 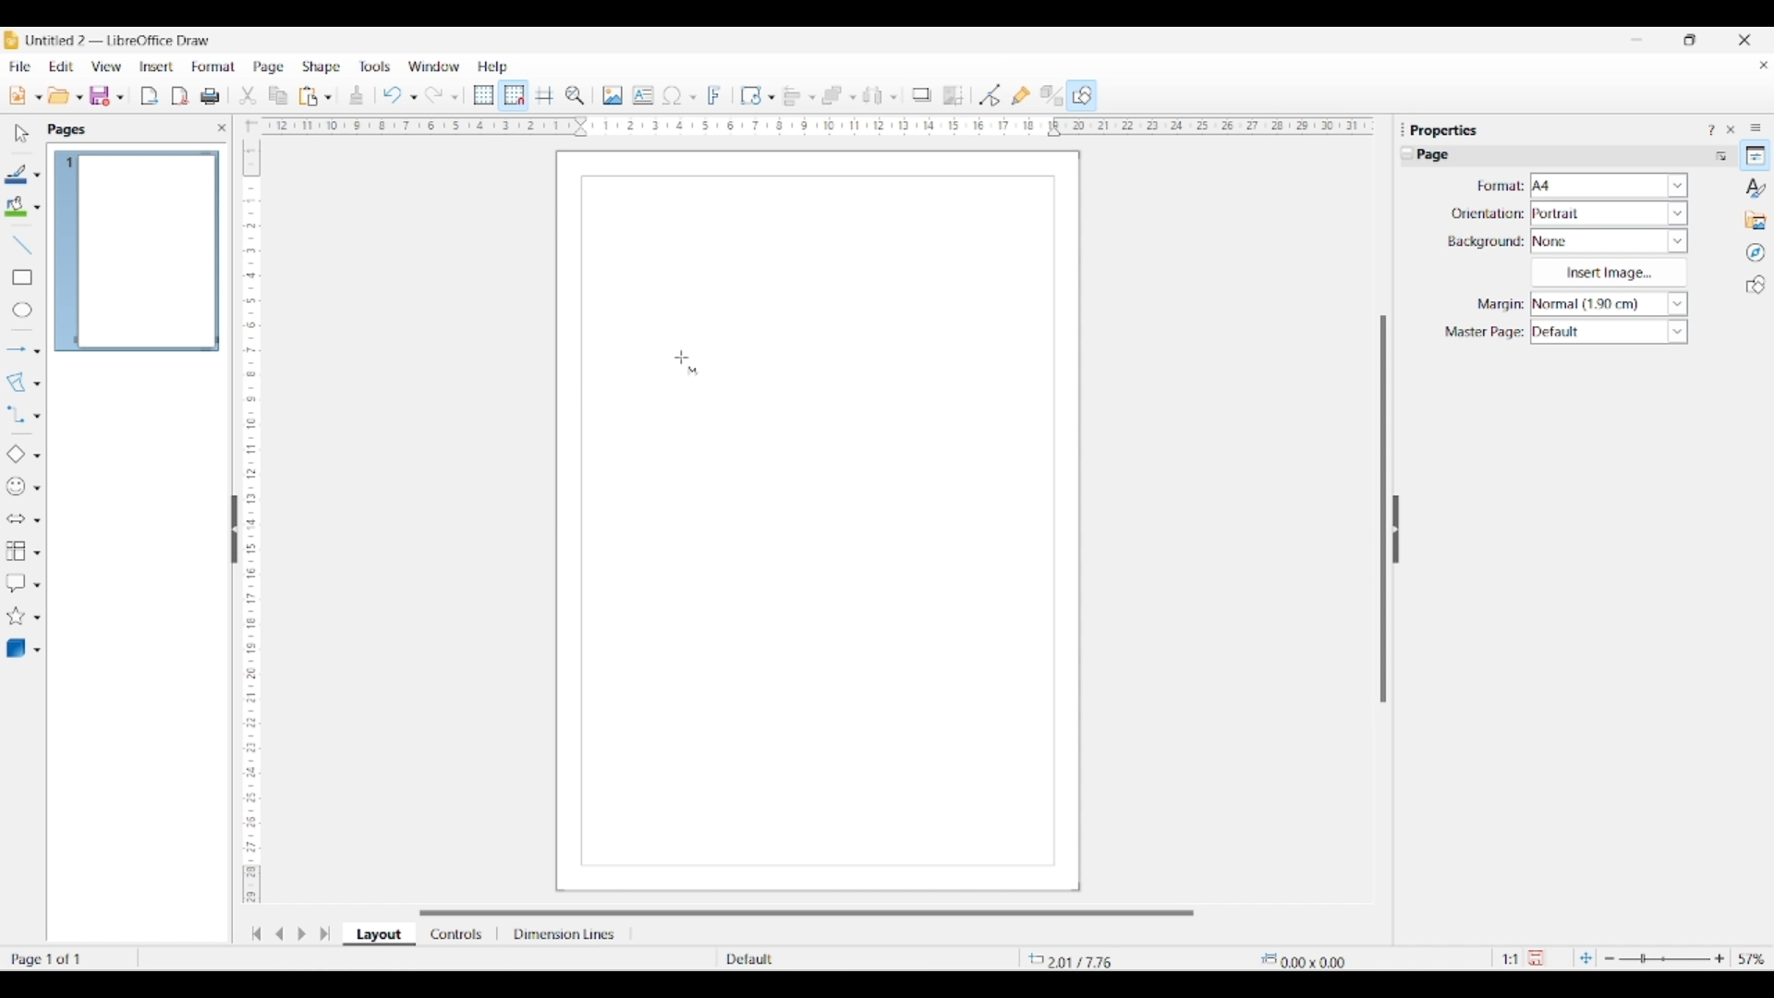 I want to click on Snap to grid, so click(x=515, y=96).